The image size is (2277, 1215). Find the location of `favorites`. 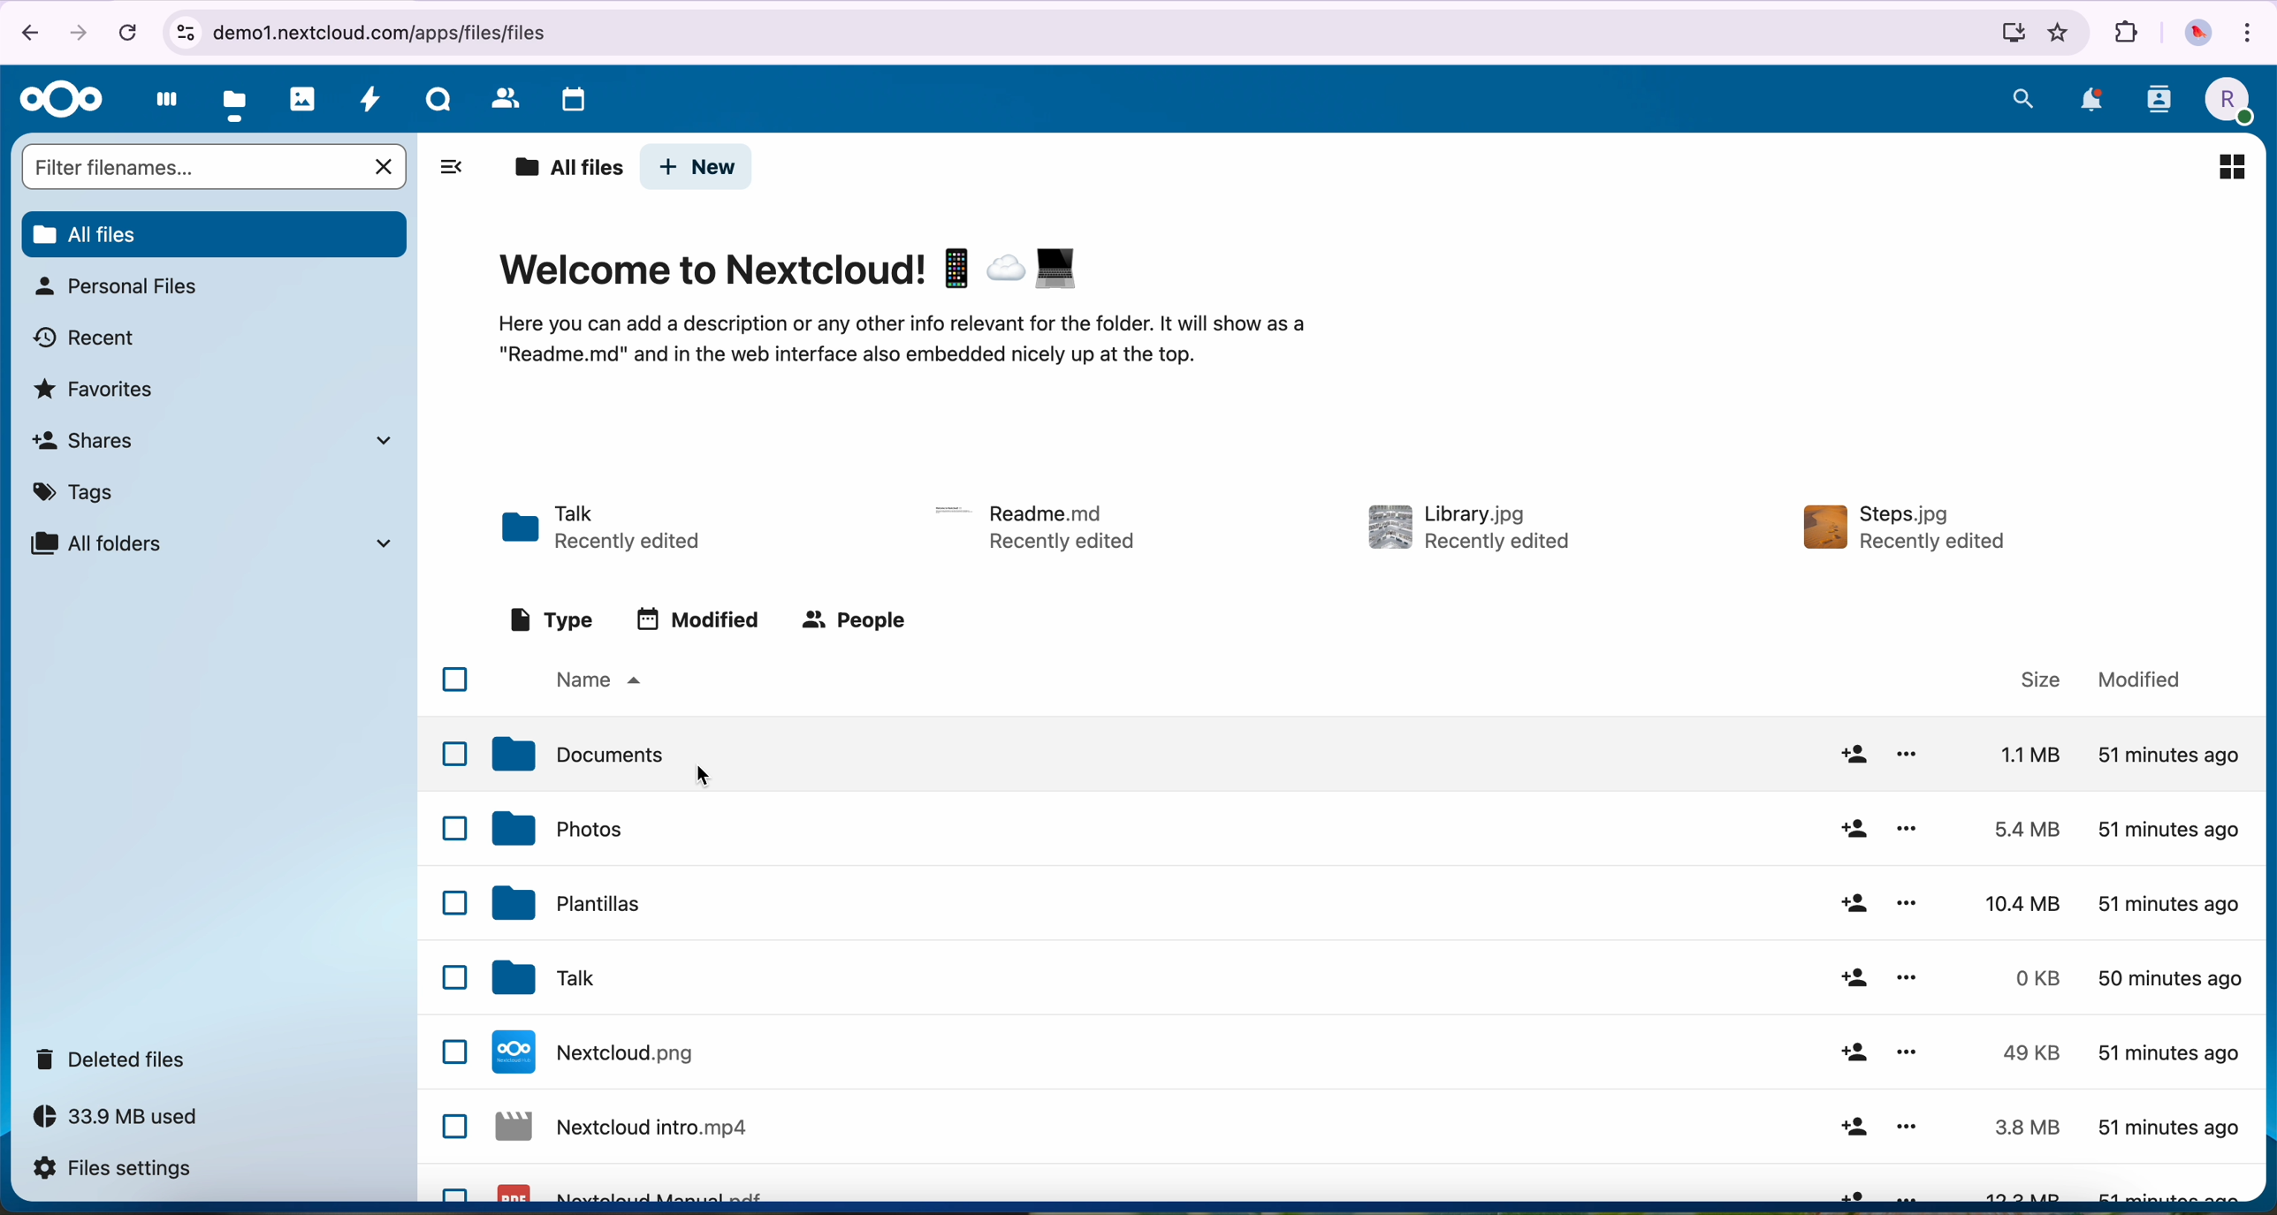

favorites is located at coordinates (98, 387).